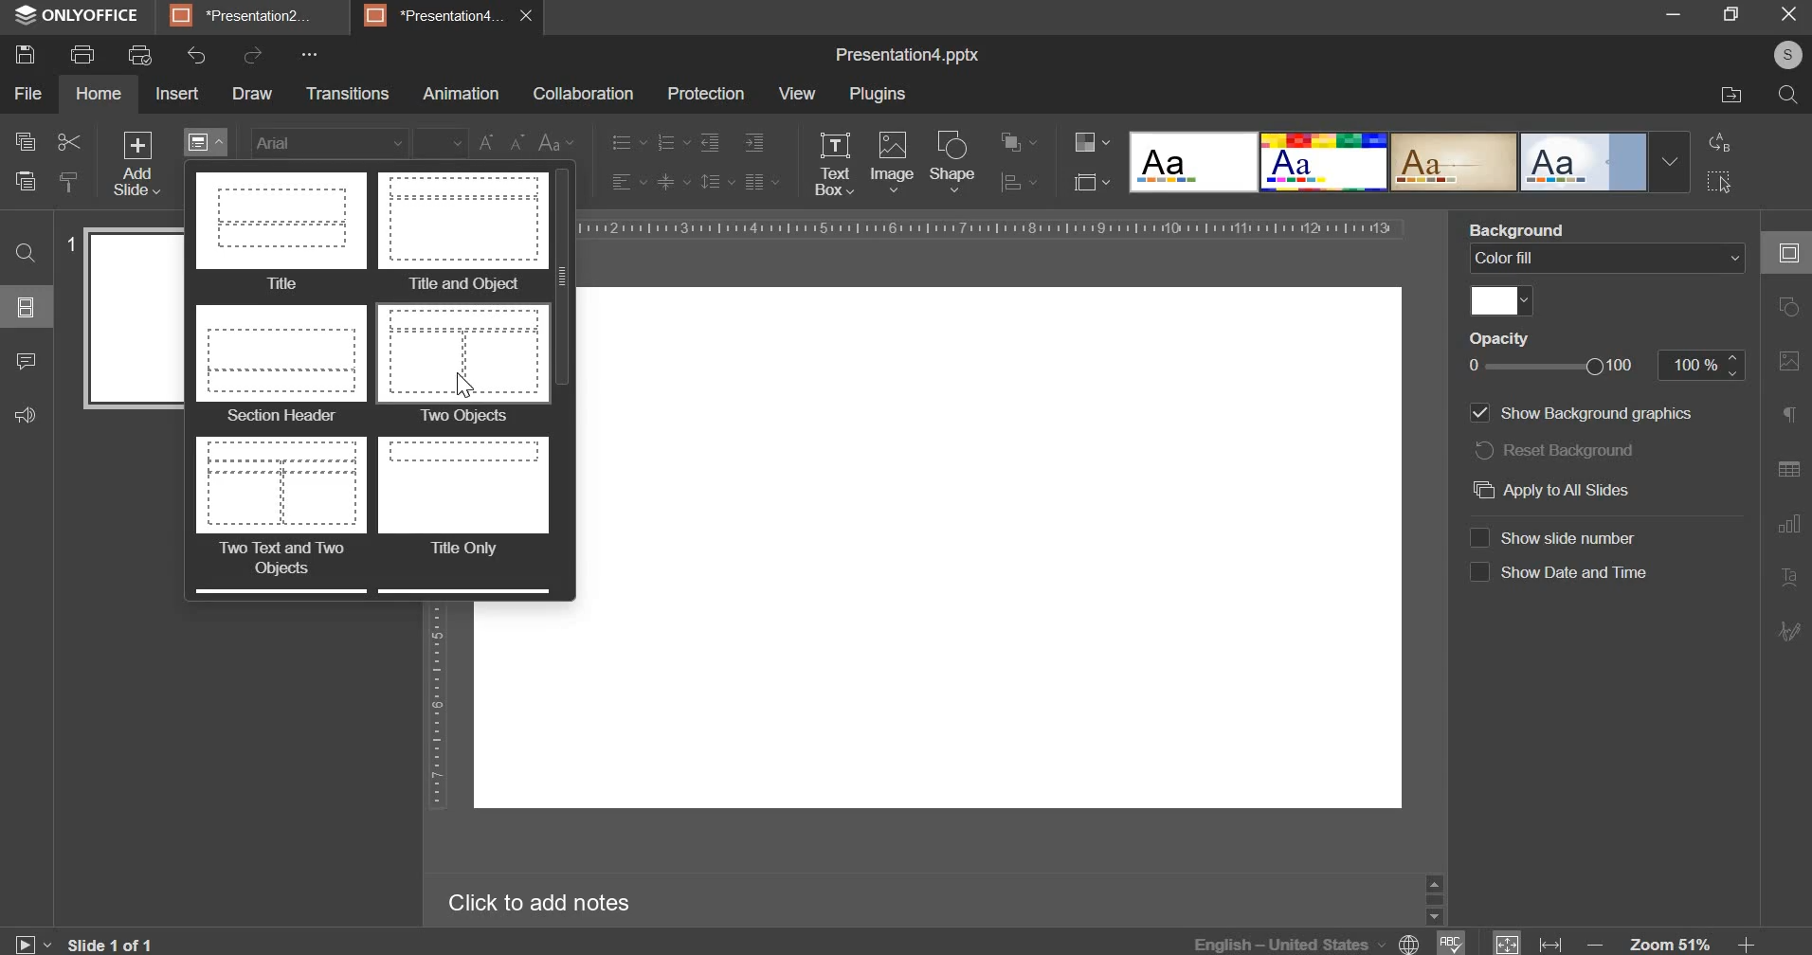 Image resolution: width=1812 pixels, height=955 pixels. Describe the element at coordinates (1790, 309) in the screenshot. I see `shape setting` at that location.